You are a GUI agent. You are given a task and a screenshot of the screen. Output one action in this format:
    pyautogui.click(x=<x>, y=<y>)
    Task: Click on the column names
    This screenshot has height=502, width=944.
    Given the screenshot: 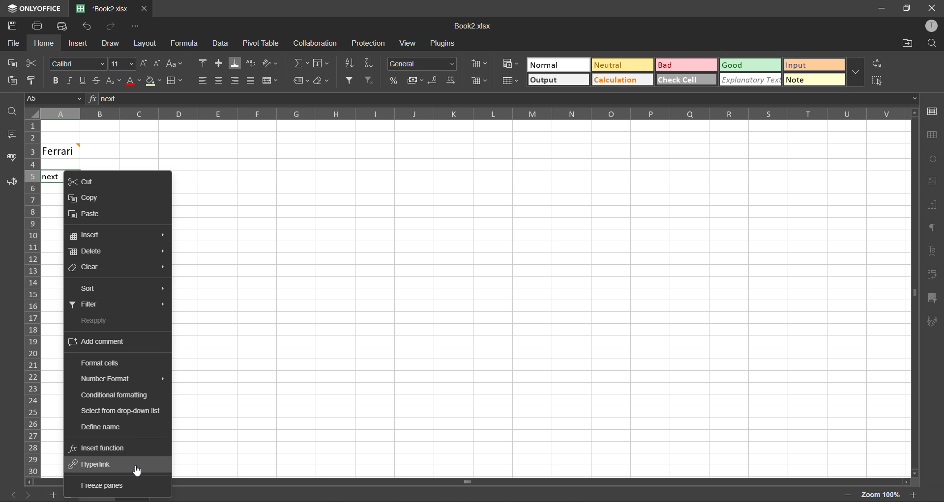 What is the action you would take?
    pyautogui.click(x=467, y=113)
    